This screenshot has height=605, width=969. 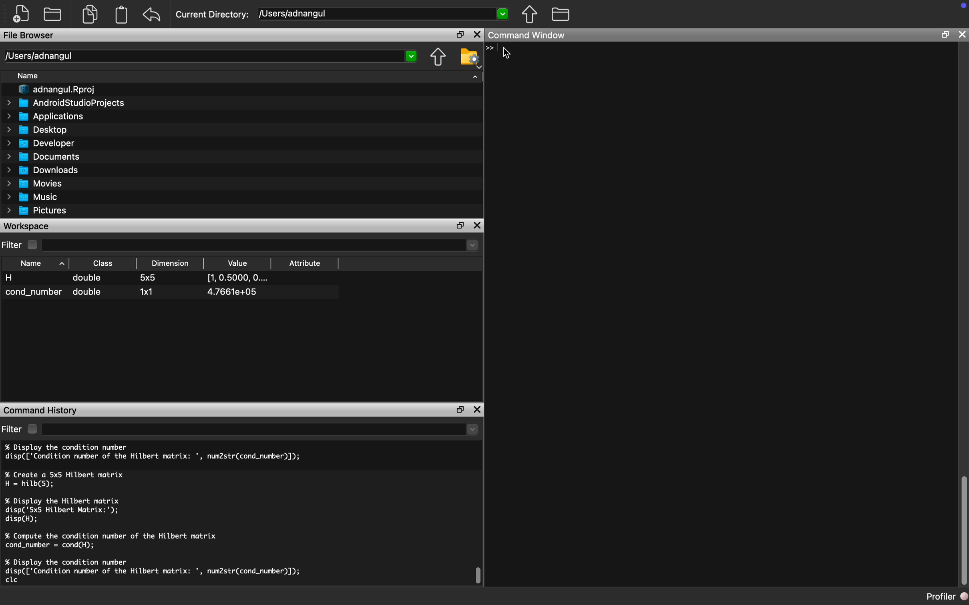 What do you see at coordinates (962, 35) in the screenshot?
I see `Close` at bounding box center [962, 35].